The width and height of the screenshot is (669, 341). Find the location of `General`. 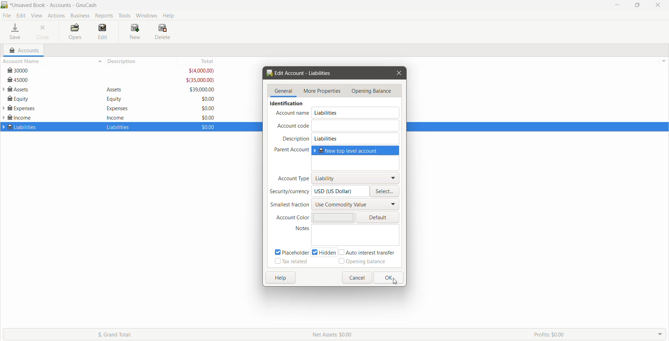

General is located at coordinates (284, 91).